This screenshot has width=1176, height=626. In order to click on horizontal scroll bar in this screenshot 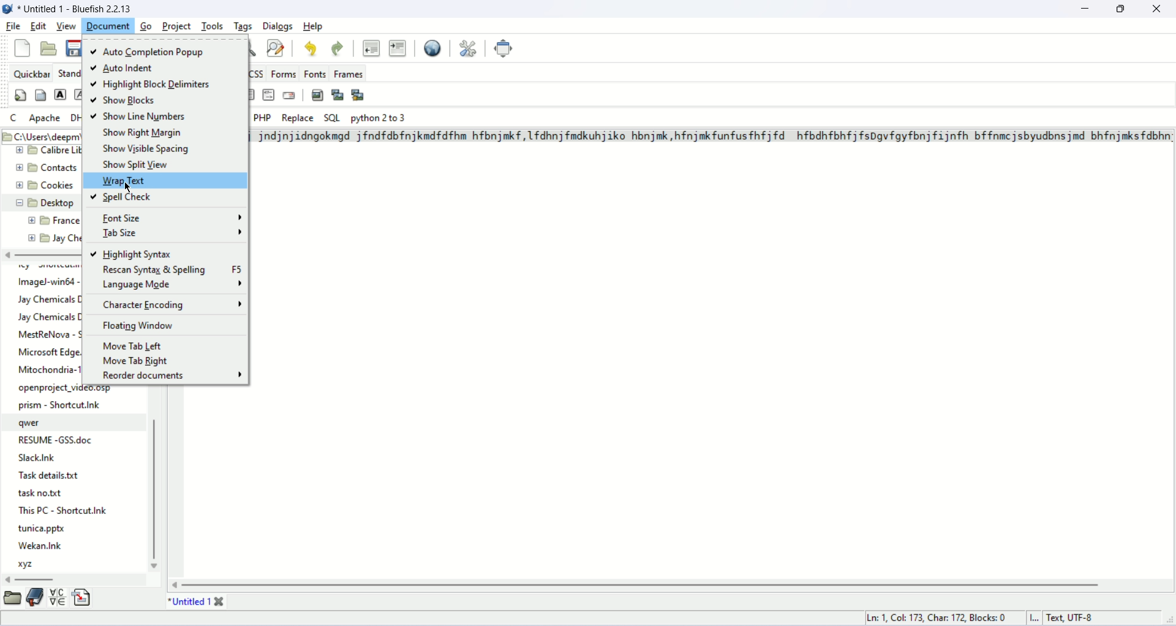, I will do `click(37, 579)`.